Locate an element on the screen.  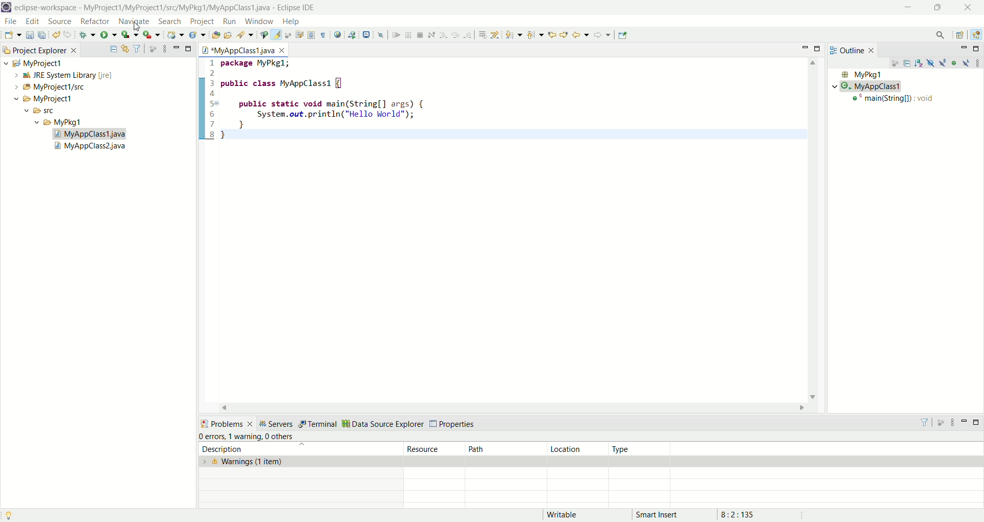
run is located at coordinates (109, 35).